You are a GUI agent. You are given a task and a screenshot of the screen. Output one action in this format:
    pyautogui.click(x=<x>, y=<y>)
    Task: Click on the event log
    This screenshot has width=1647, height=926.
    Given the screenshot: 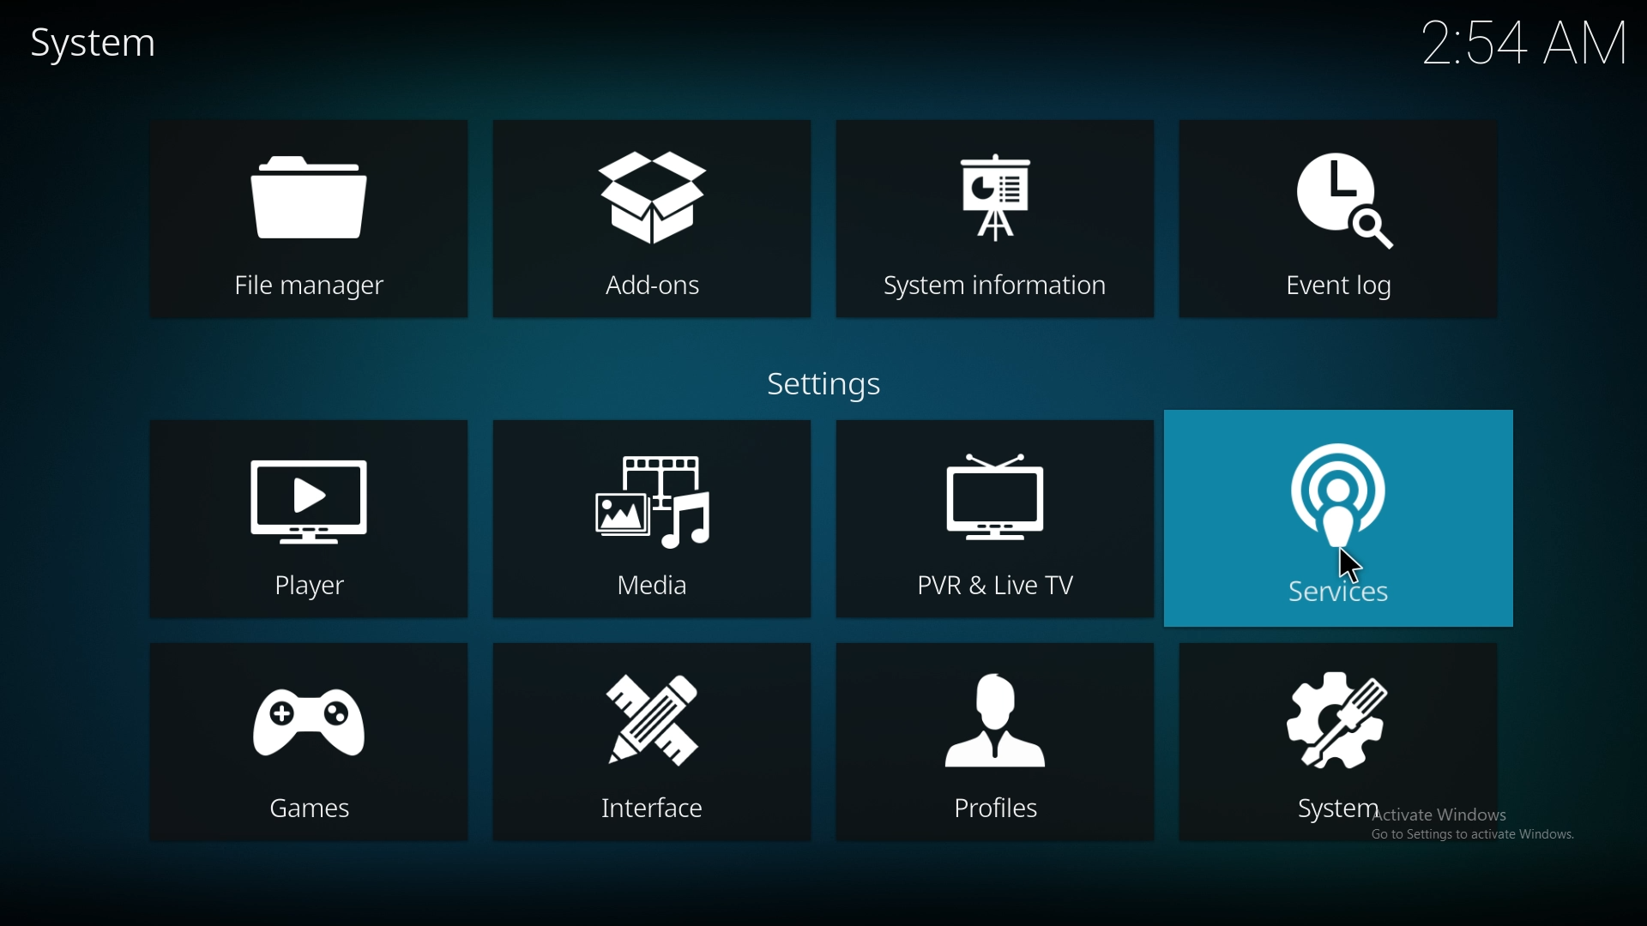 What is the action you would take?
    pyautogui.click(x=1342, y=222)
    